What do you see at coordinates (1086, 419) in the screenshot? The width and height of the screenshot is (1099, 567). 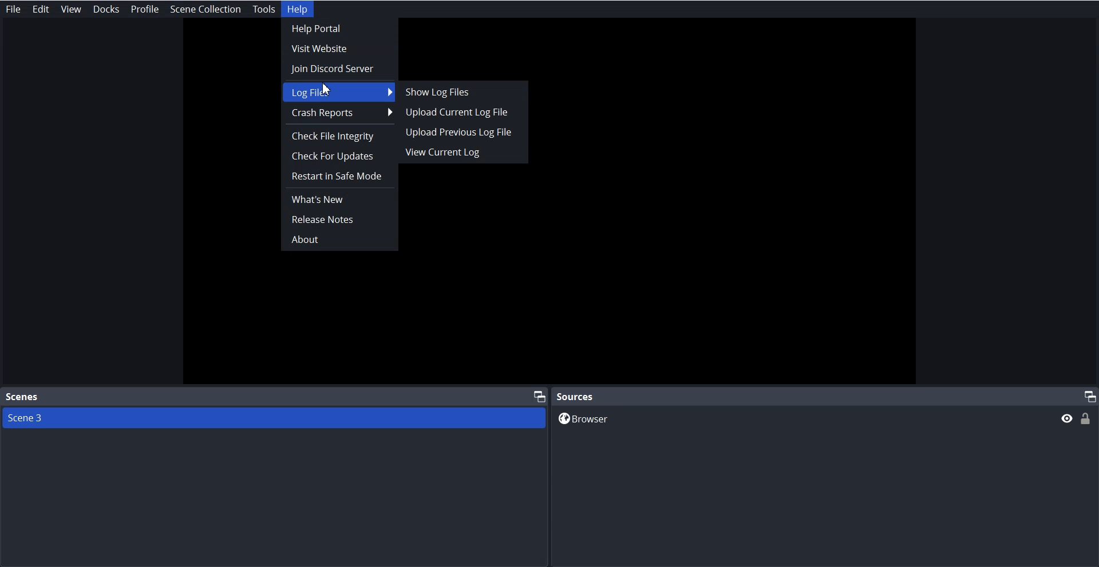 I see `Lock` at bounding box center [1086, 419].